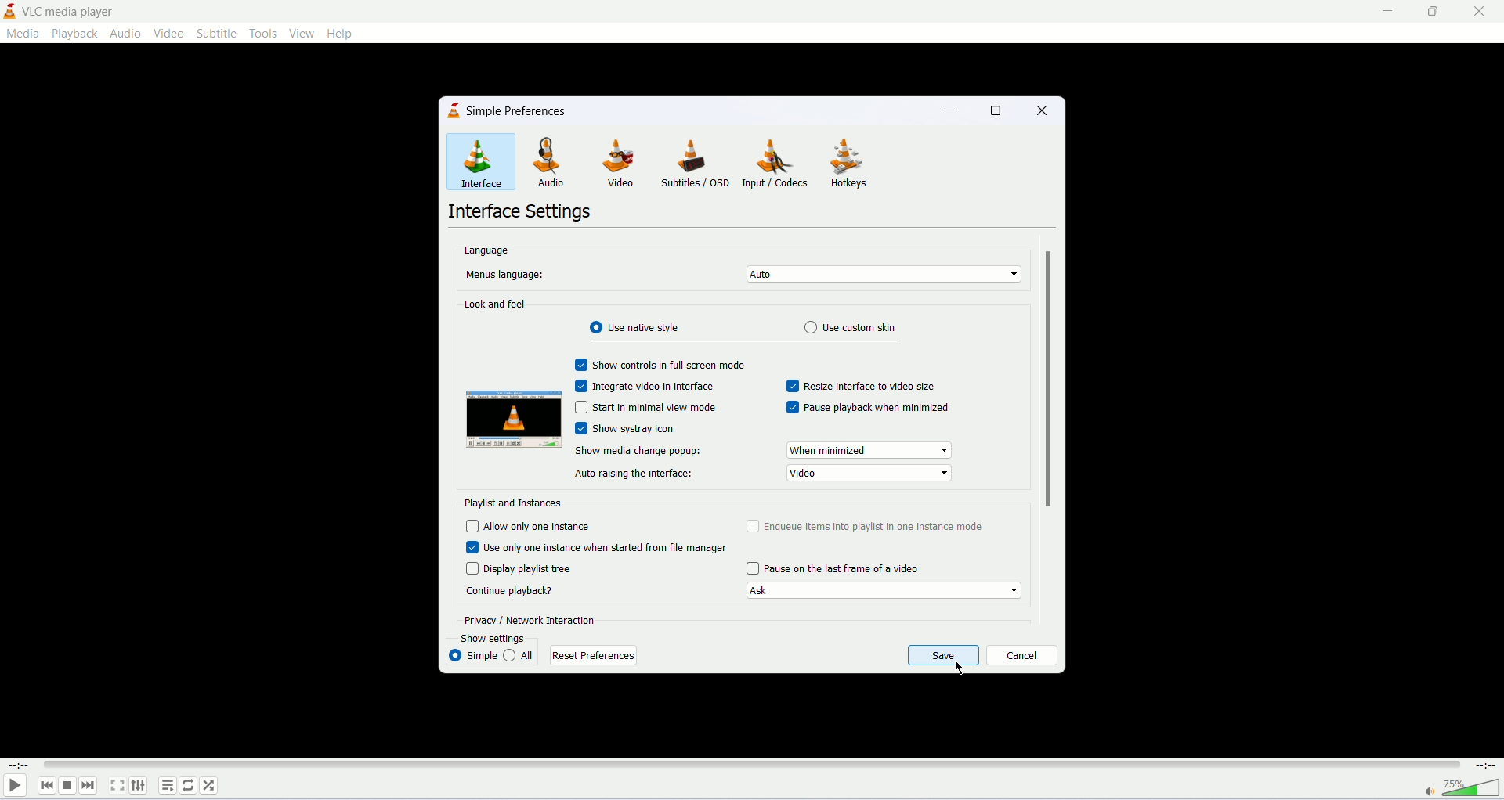 Image resolution: width=1504 pixels, height=800 pixels. Describe the element at coordinates (470, 548) in the screenshot. I see `Checbox` at that location.